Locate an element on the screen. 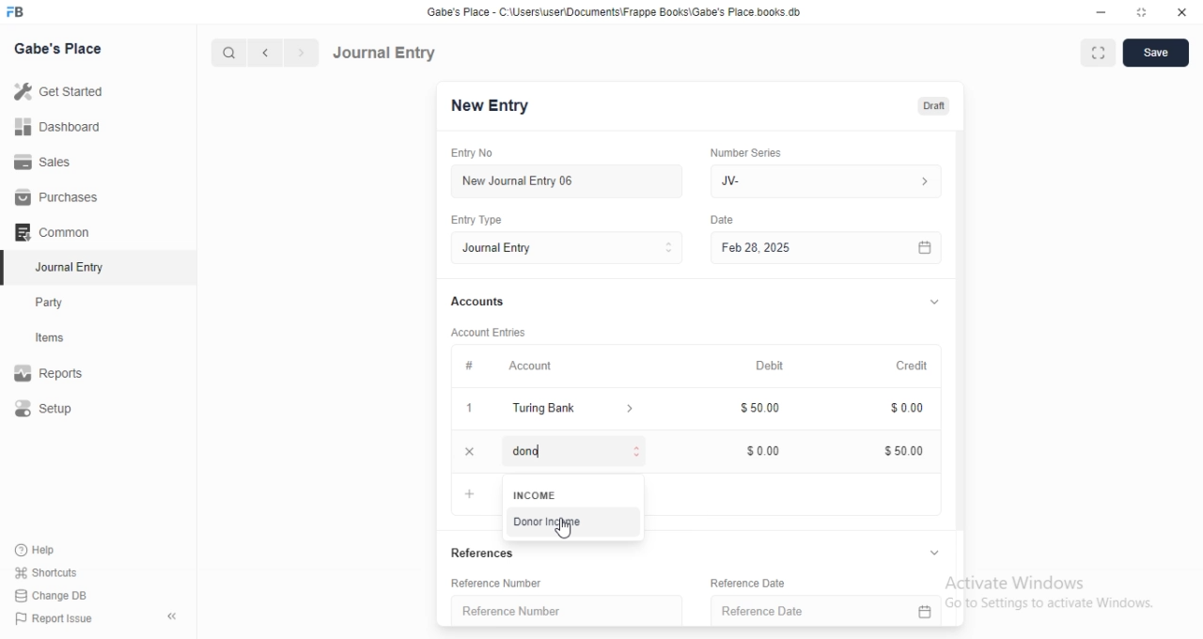 The height and width of the screenshot is (639, 1203). ‘Donor Income is located at coordinates (573, 524).